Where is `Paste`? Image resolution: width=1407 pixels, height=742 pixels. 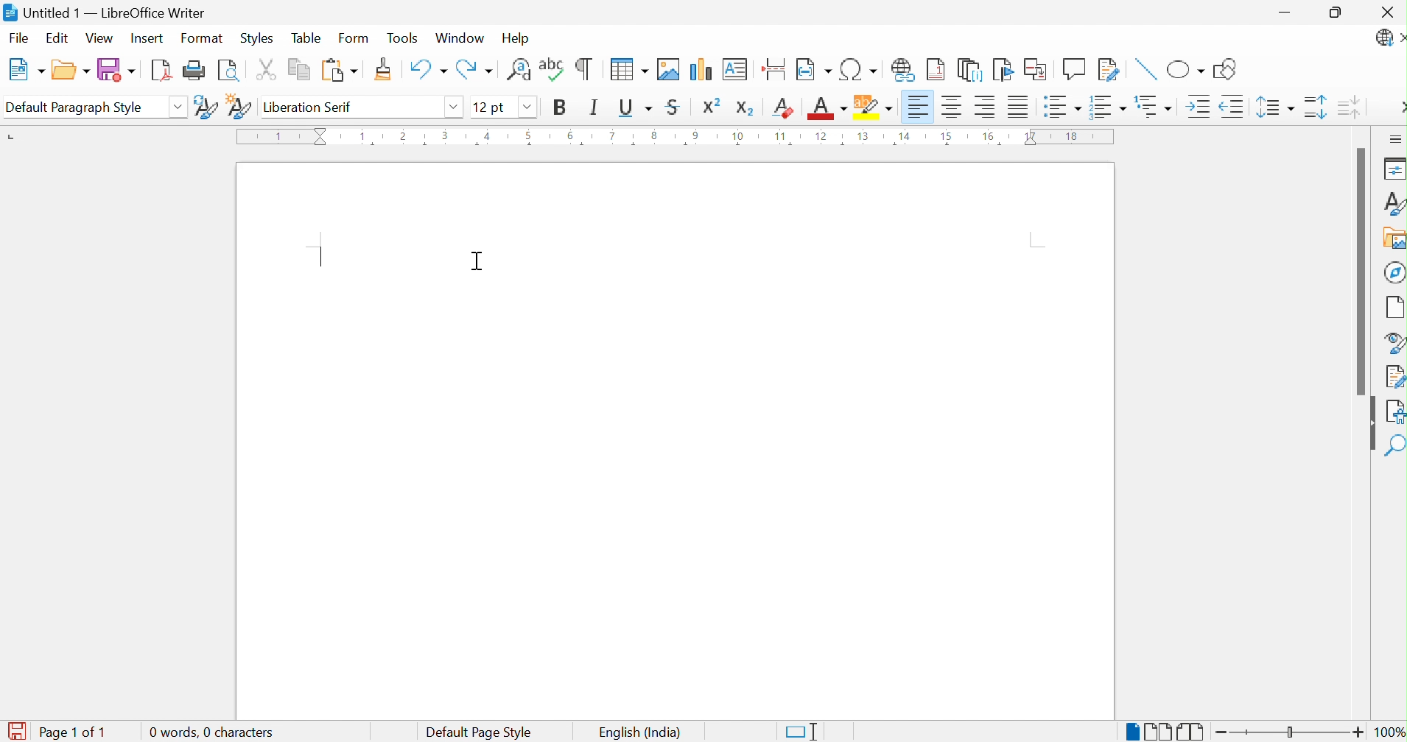
Paste is located at coordinates (340, 71).